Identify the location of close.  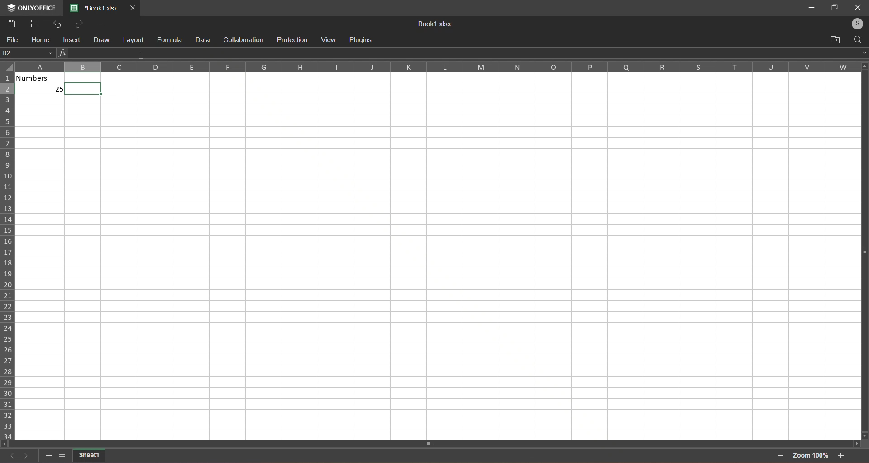
(857, 7).